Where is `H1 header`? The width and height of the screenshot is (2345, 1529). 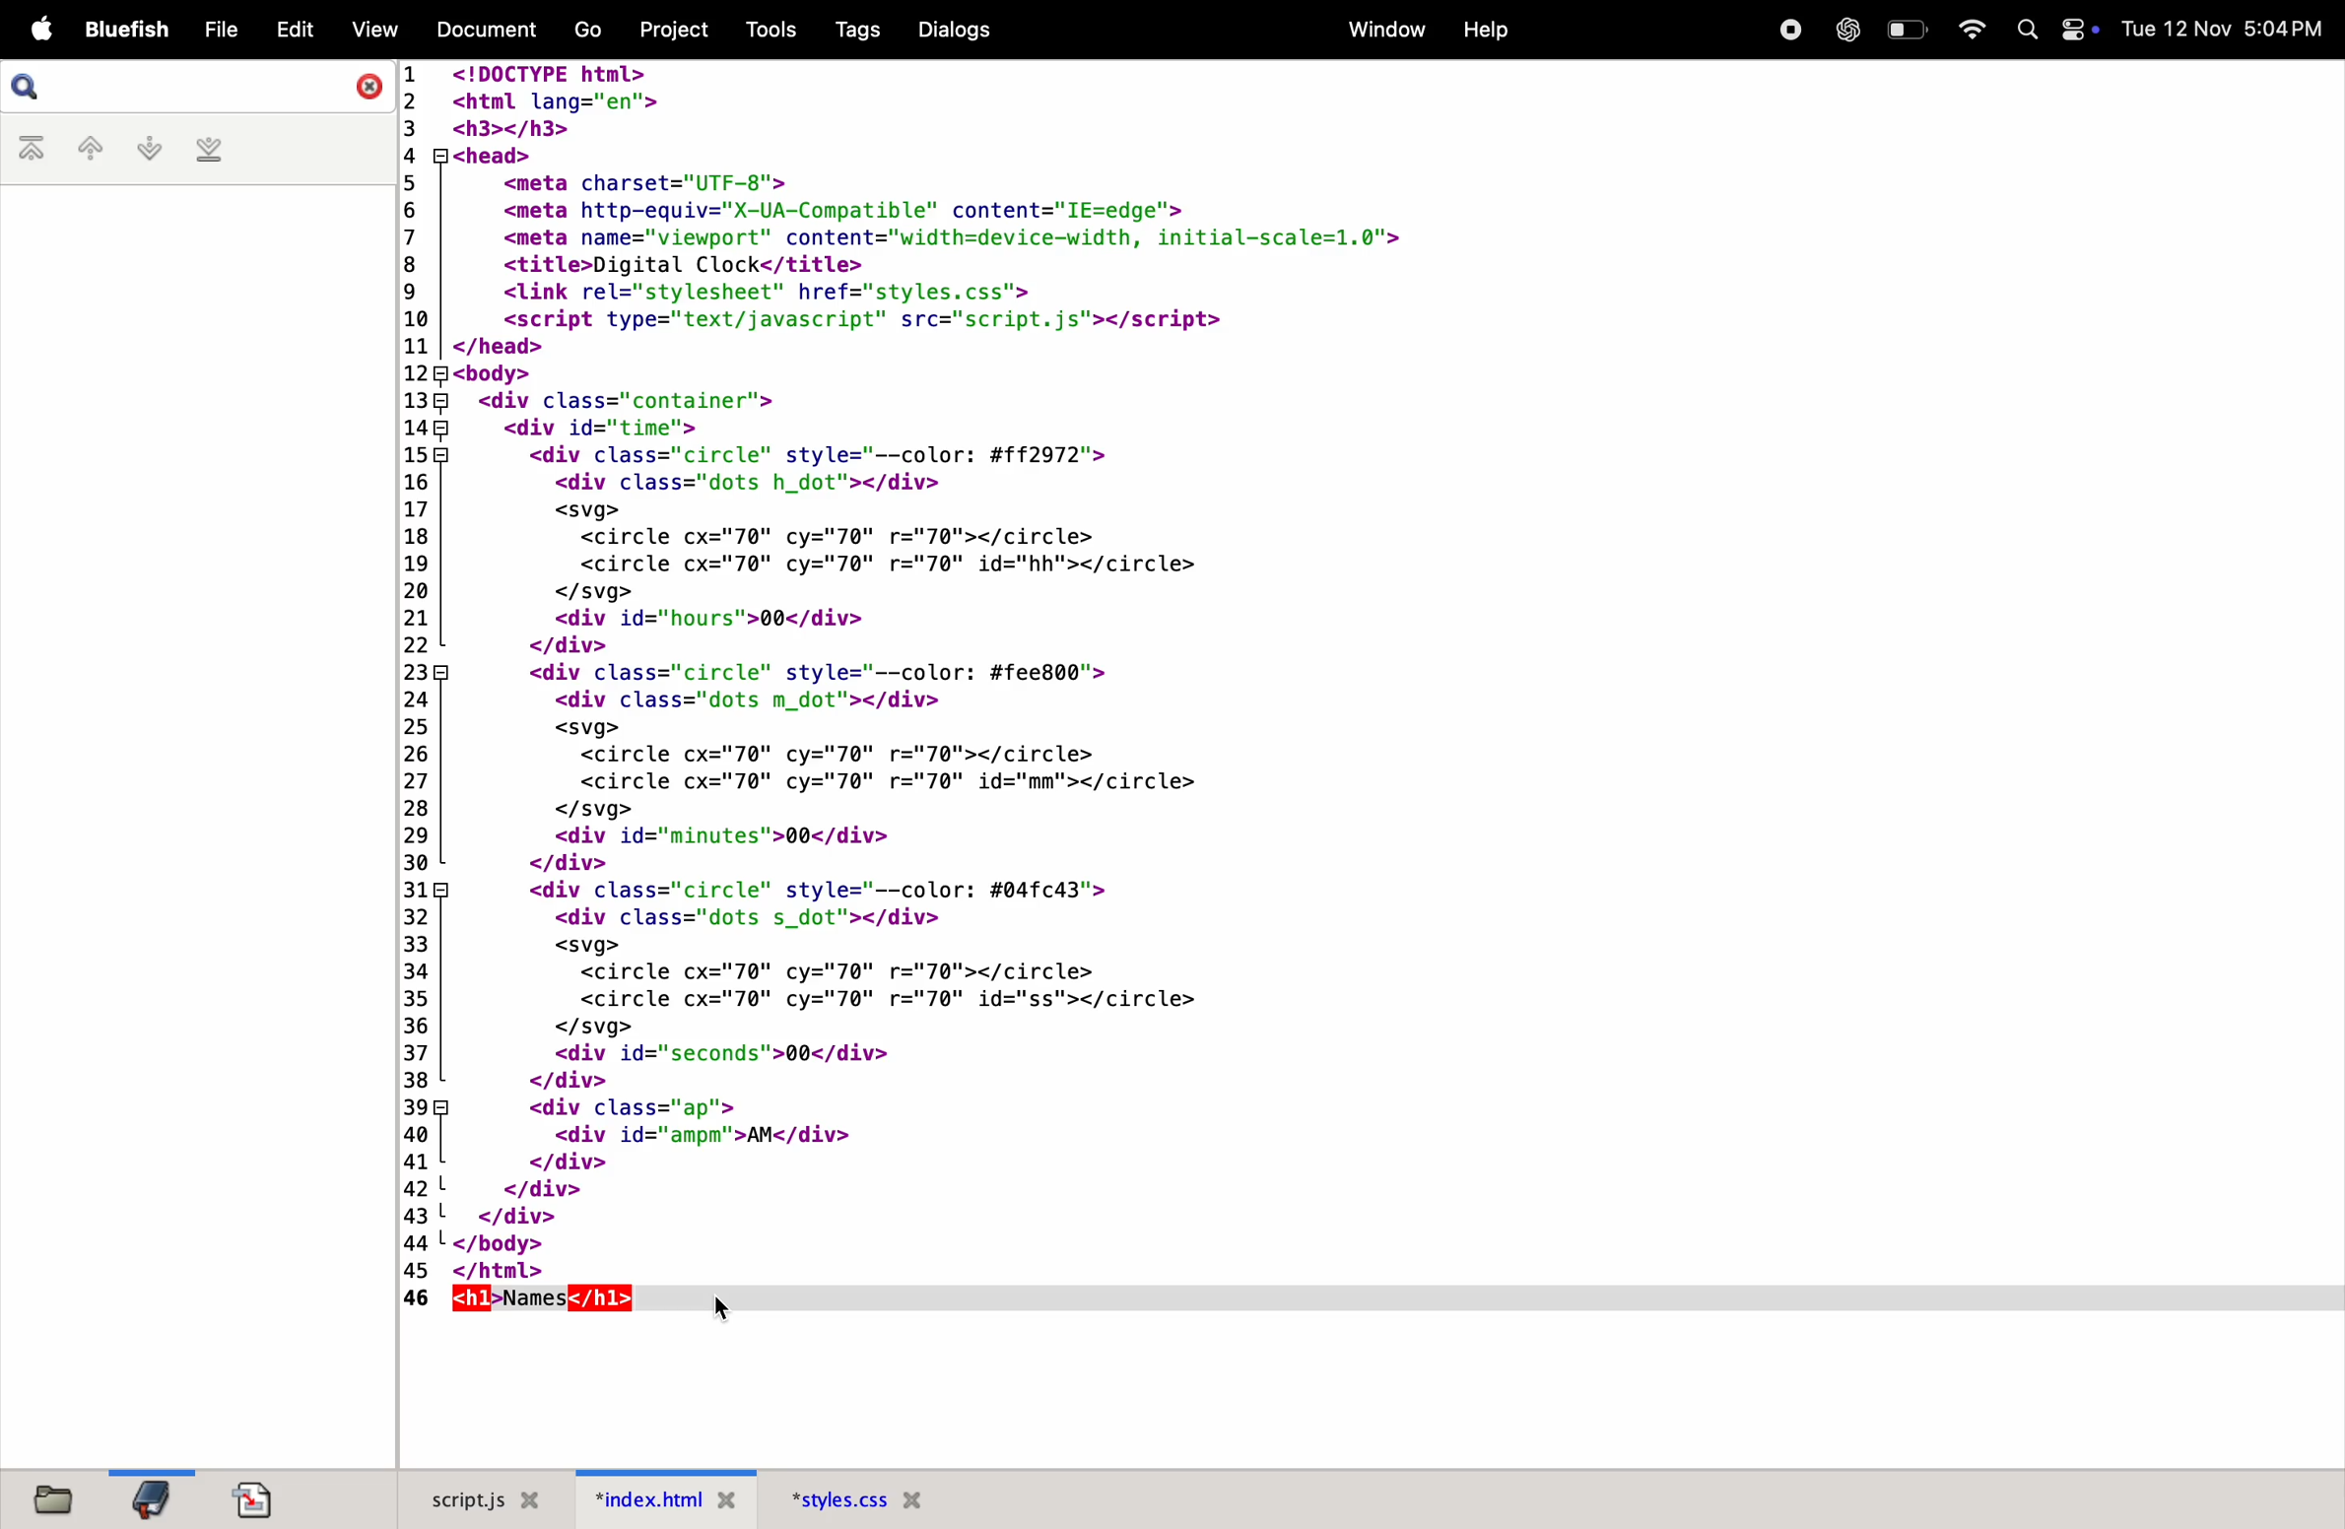
H1 header is located at coordinates (531, 1299).